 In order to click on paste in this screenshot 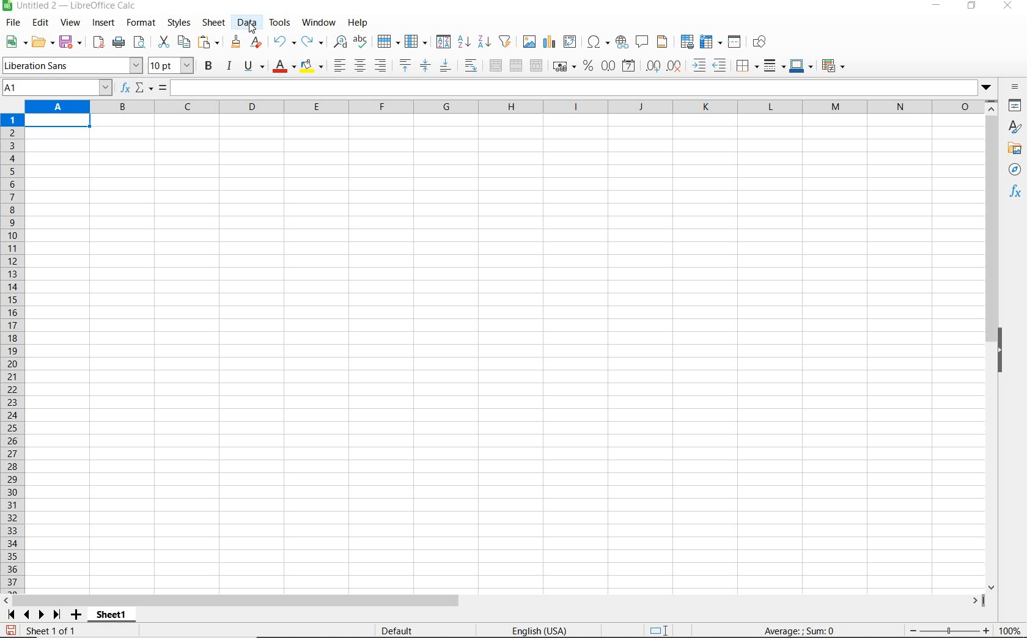, I will do `click(210, 43)`.